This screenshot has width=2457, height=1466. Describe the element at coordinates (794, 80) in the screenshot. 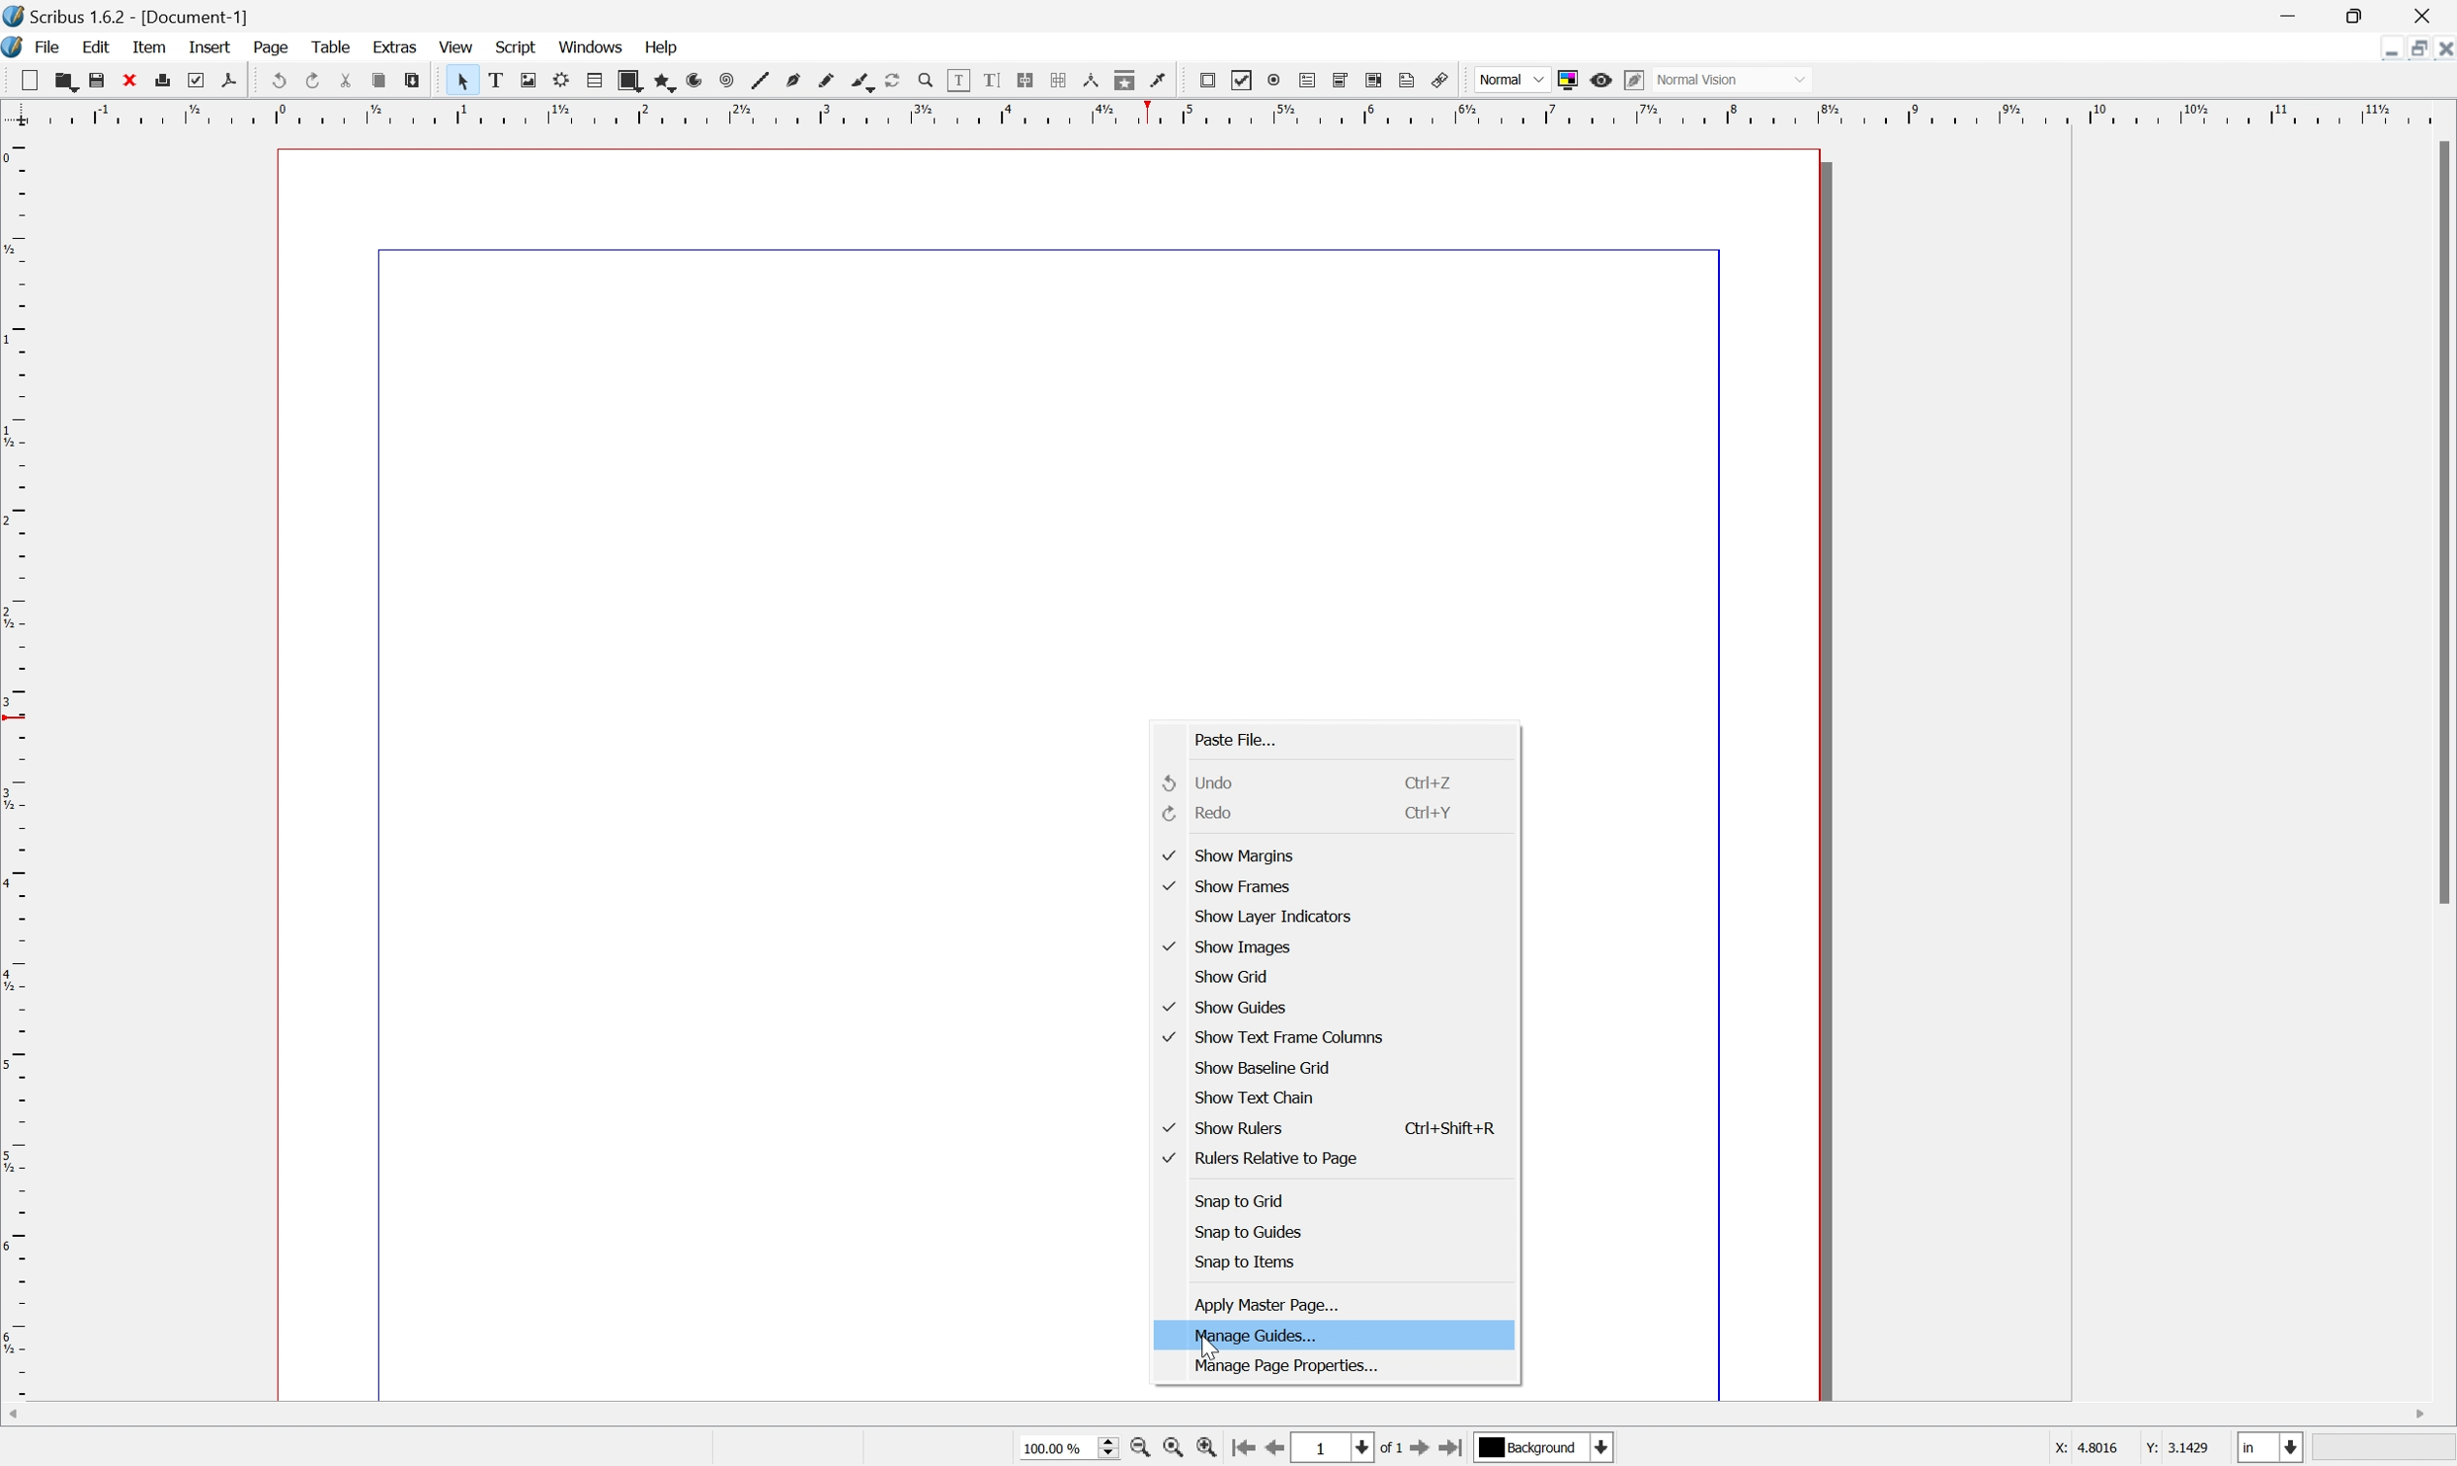

I see `bezier curve` at that location.